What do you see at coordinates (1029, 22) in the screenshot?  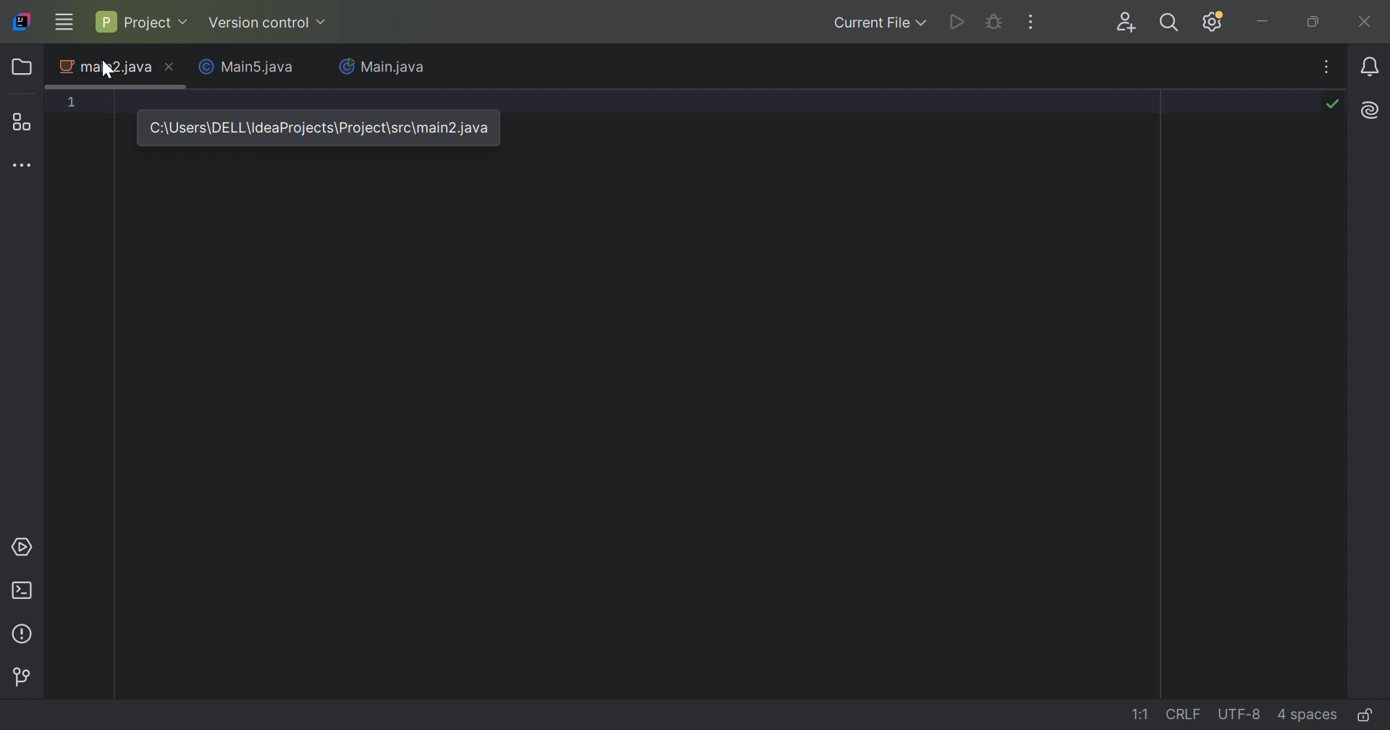 I see `More actions` at bounding box center [1029, 22].